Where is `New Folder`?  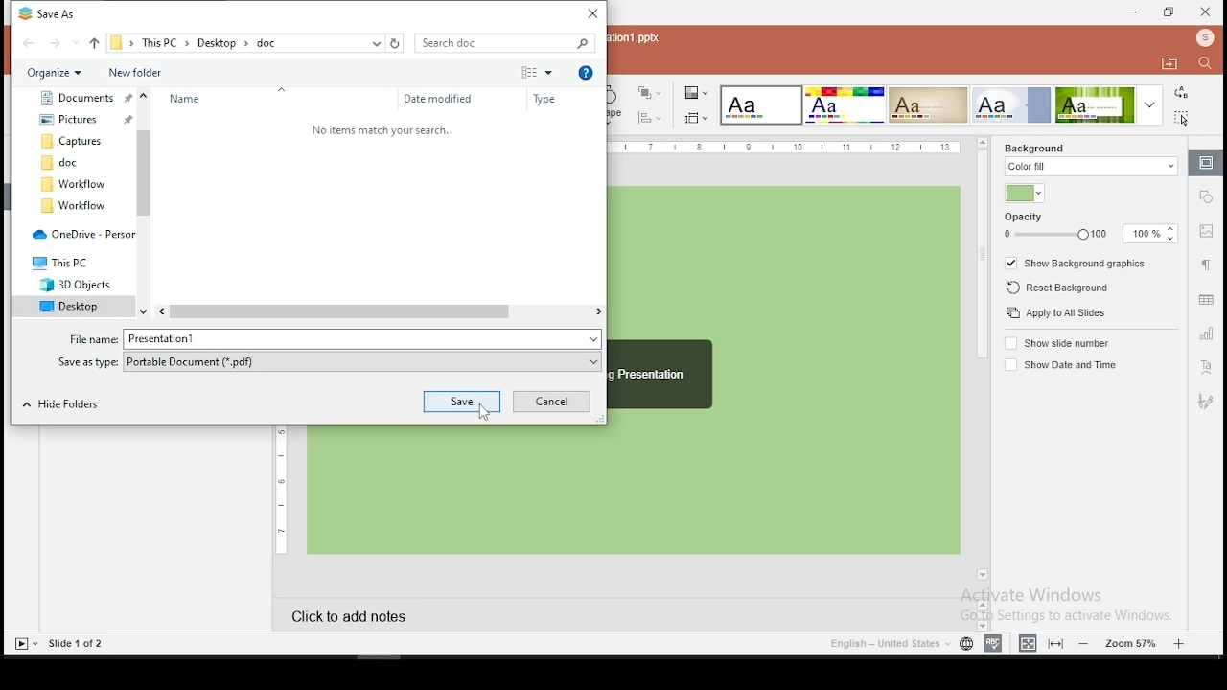 New Folder is located at coordinates (159, 72).